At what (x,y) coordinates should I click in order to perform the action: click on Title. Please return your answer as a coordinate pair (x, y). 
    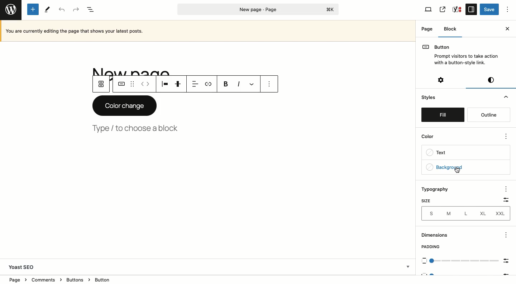
    Looking at the image, I should click on (142, 71).